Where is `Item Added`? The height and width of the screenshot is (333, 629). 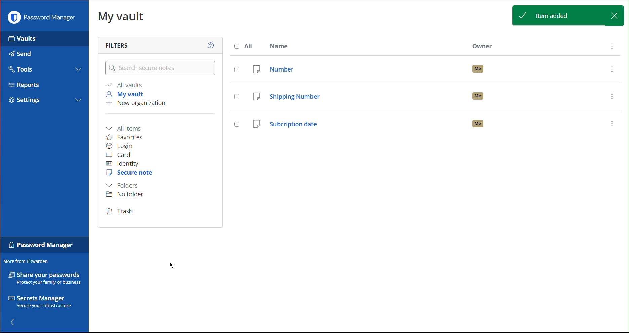
Item Added is located at coordinates (567, 15).